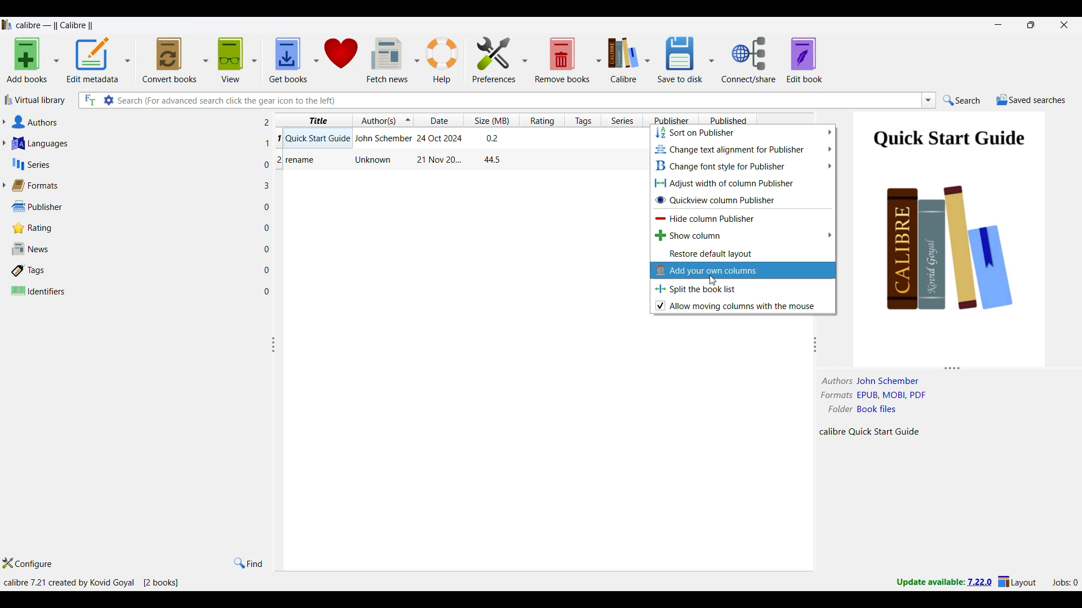 This screenshot has width=1082, height=608. Describe the element at coordinates (743, 289) in the screenshot. I see `Split the book list` at that location.